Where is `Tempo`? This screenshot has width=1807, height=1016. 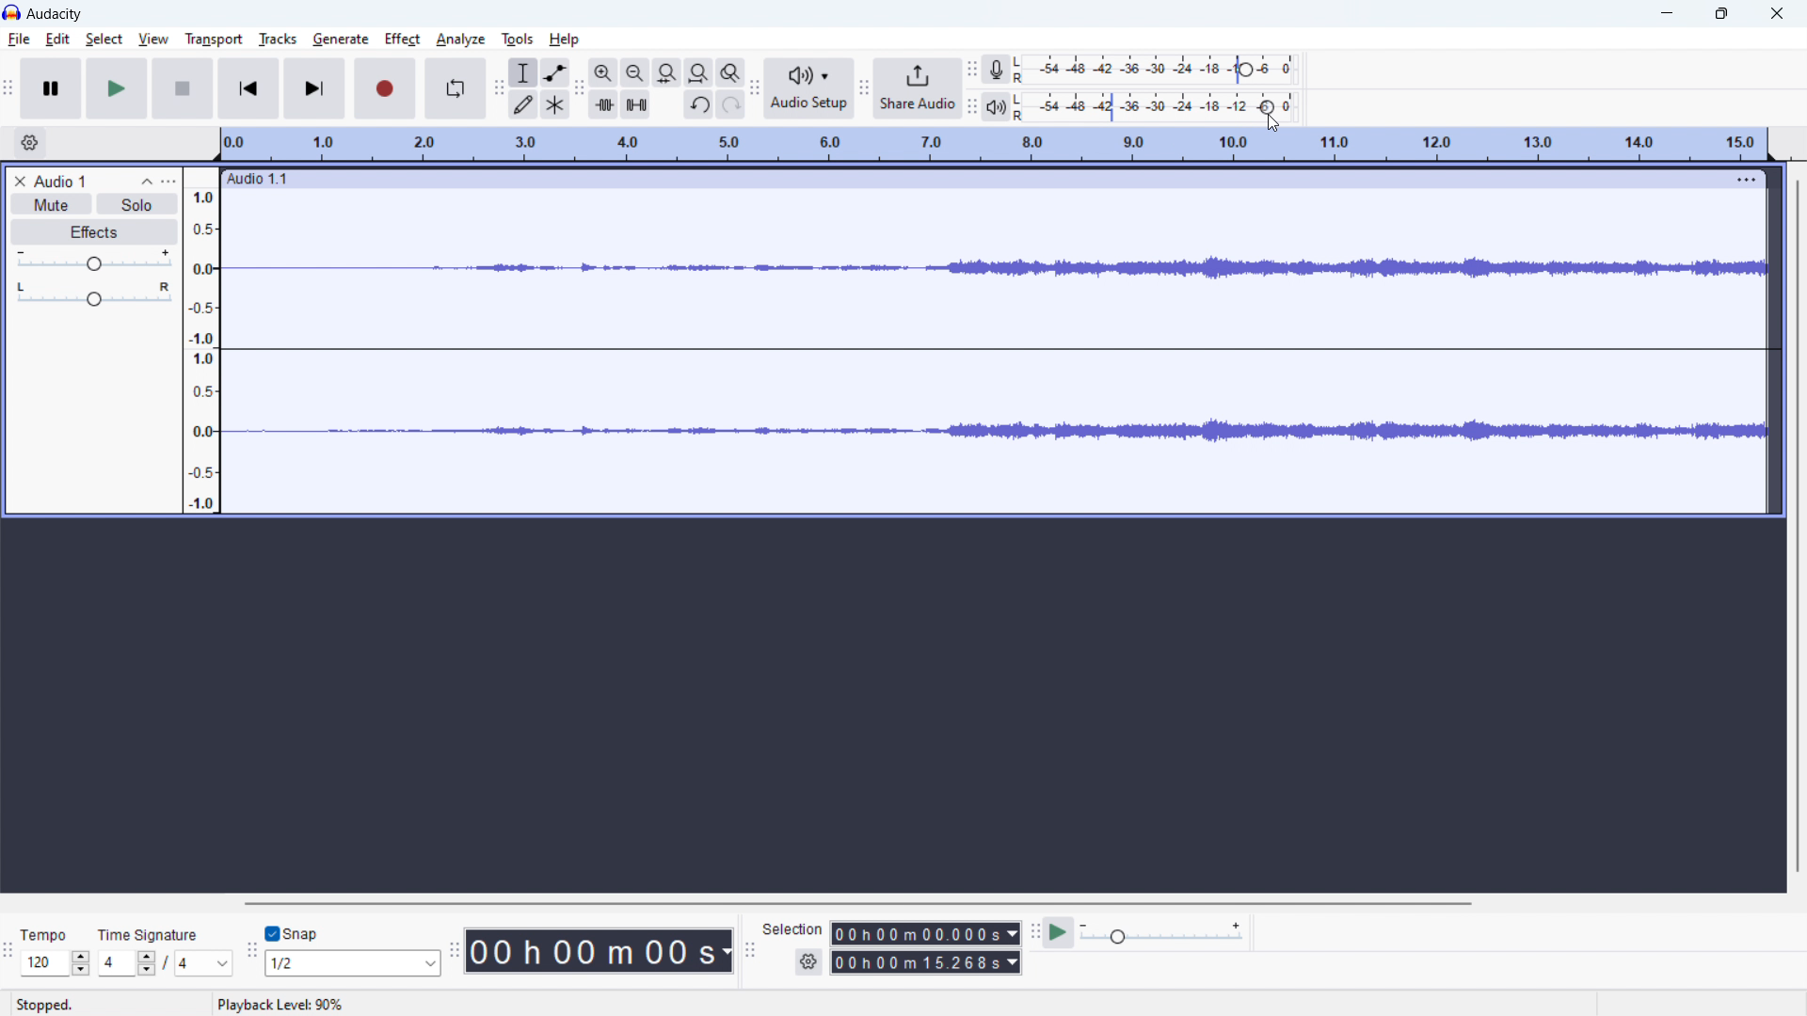 Tempo is located at coordinates (48, 932).